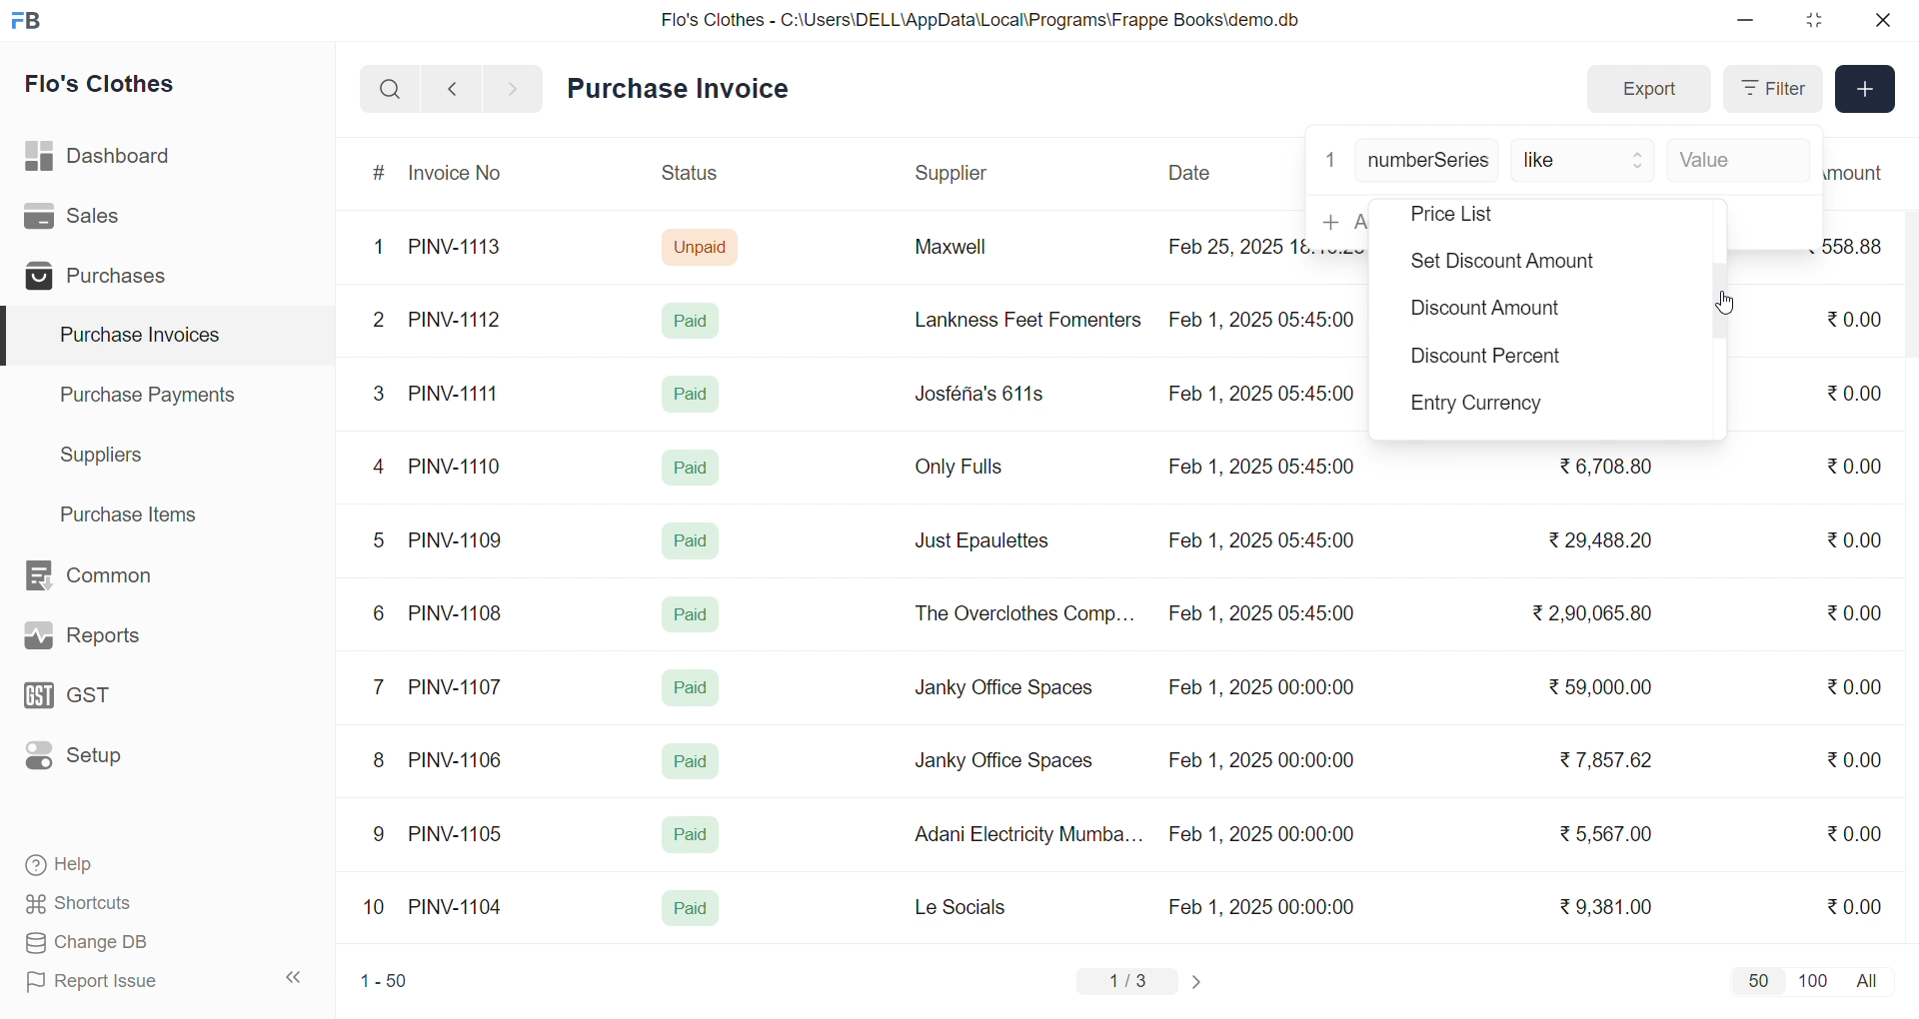  I want to click on logo, so click(31, 22).